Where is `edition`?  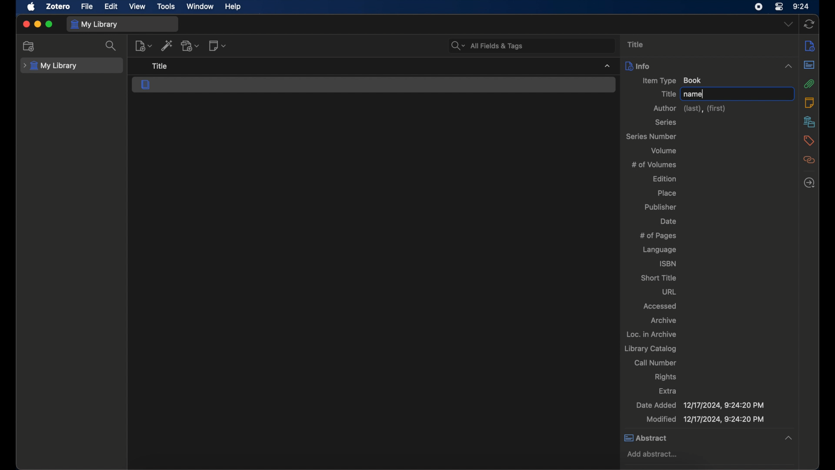 edition is located at coordinates (665, 179).